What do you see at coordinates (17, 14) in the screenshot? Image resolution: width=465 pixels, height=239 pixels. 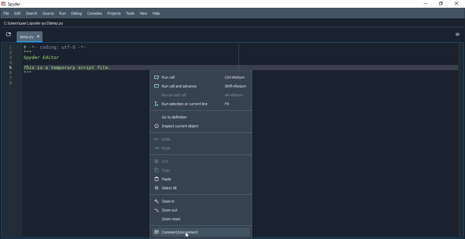 I see `Edit` at bounding box center [17, 14].